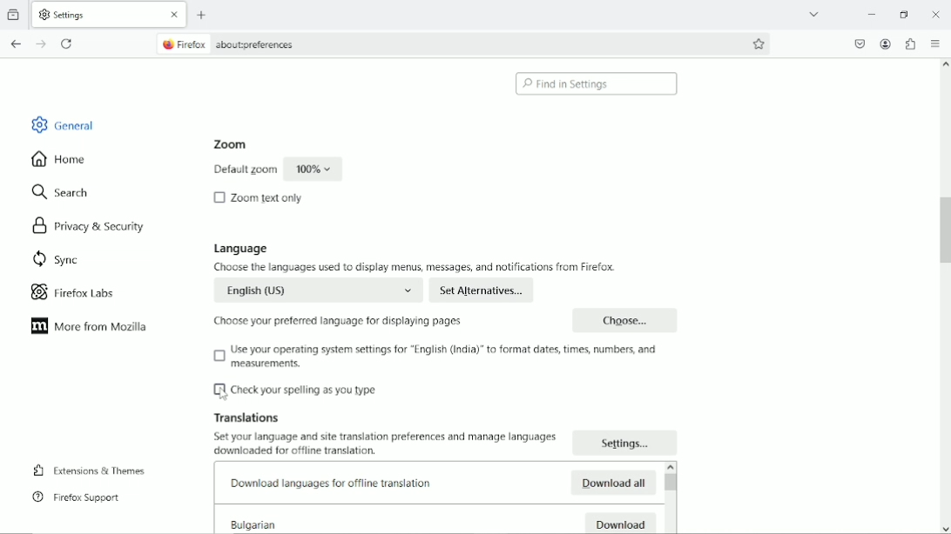 The image size is (951, 534). I want to click on Use your operating system settings for ''English (India)' to format dates, times,numbers and measurements., so click(435, 357).